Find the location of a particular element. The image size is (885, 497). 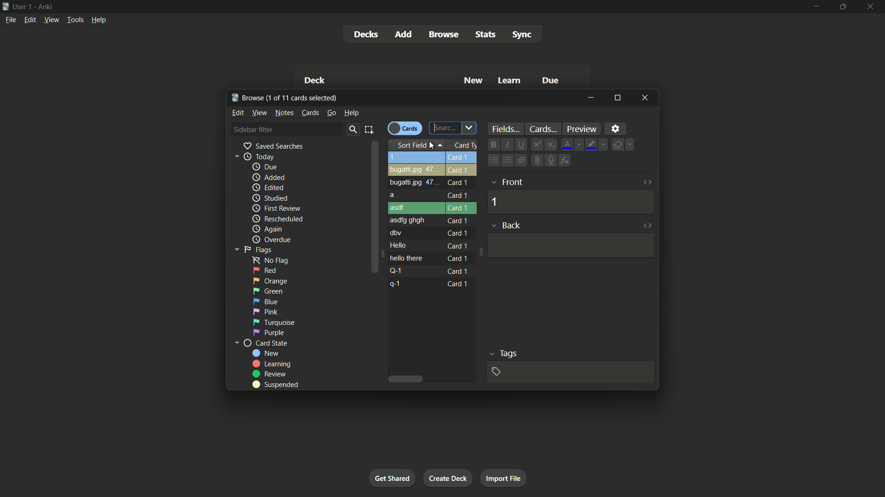

green is located at coordinates (270, 291).